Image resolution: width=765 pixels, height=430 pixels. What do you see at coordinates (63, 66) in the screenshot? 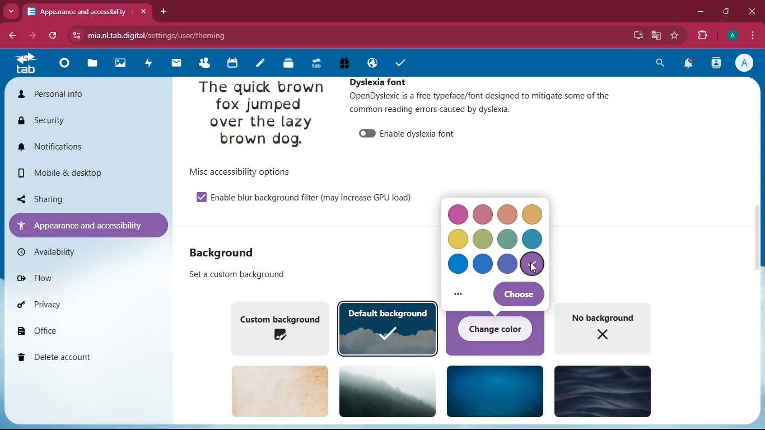
I see `home` at bounding box center [63, 66].